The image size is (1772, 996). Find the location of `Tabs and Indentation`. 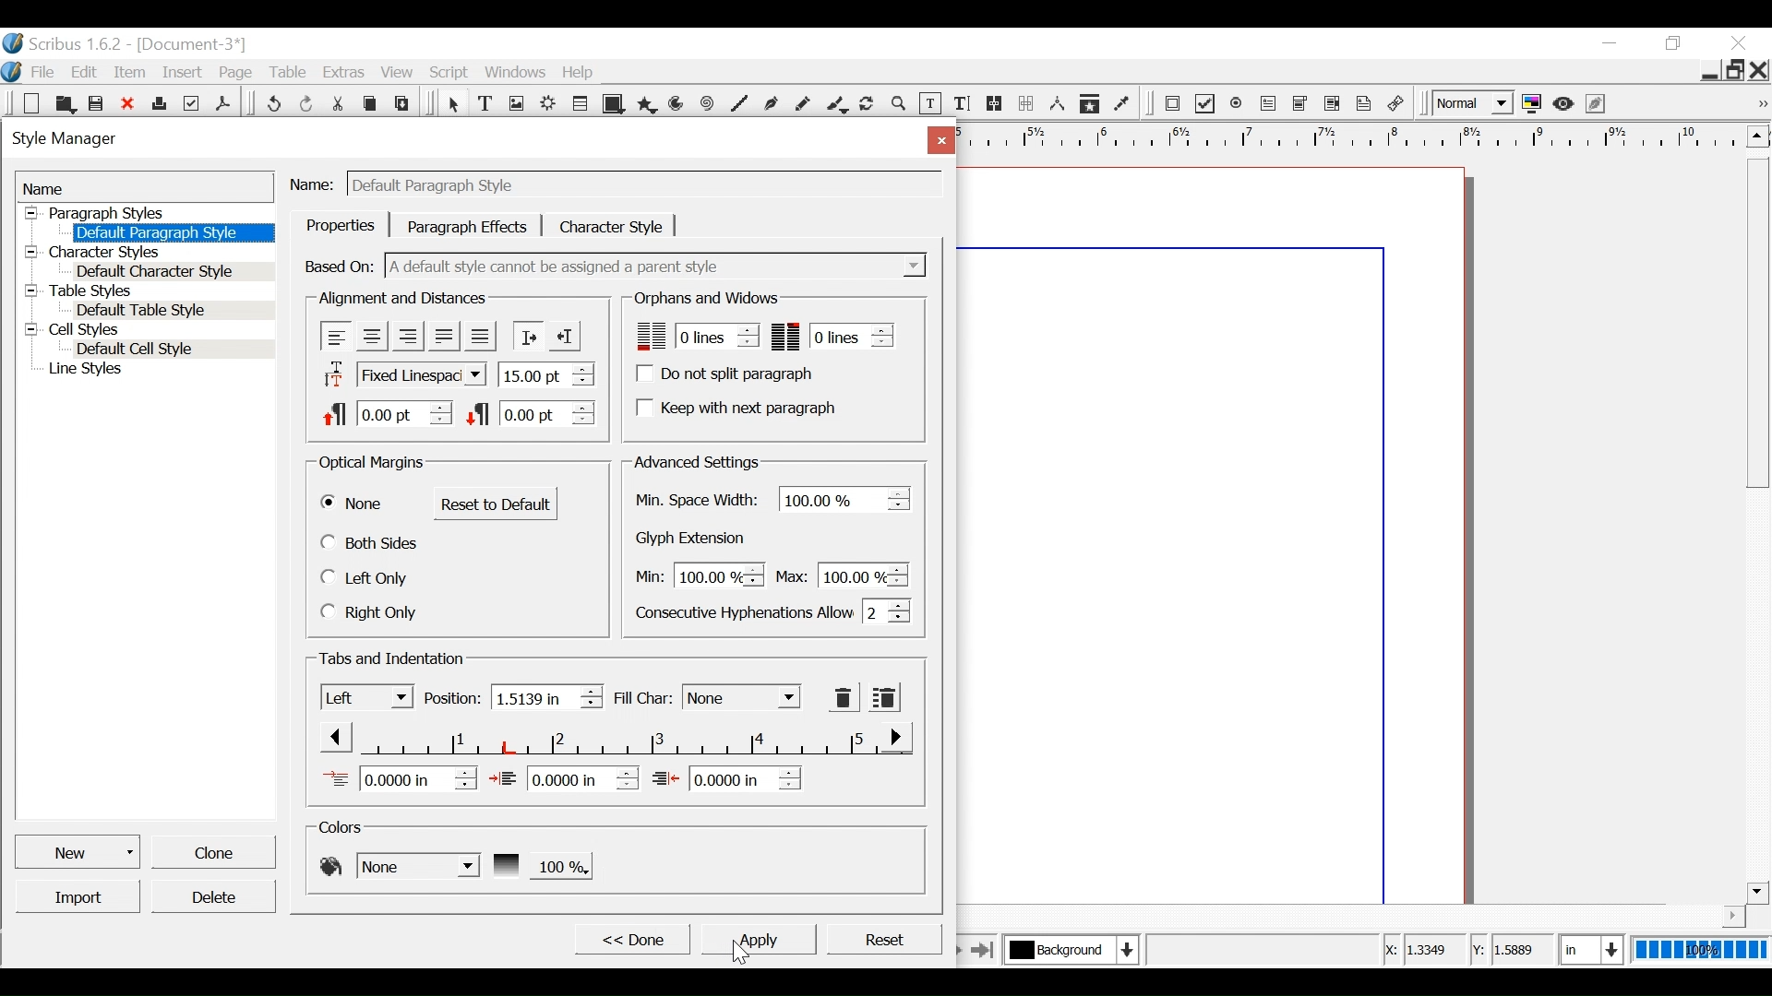

Tabs and Indentation is located at coordinates (394, 659).